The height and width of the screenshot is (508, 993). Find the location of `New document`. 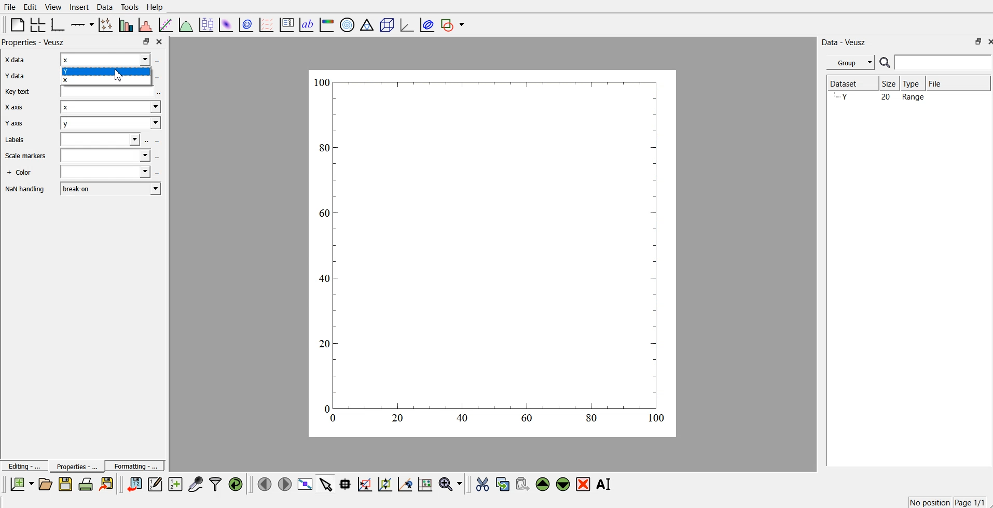

New document is located at coordinates (22, 484).